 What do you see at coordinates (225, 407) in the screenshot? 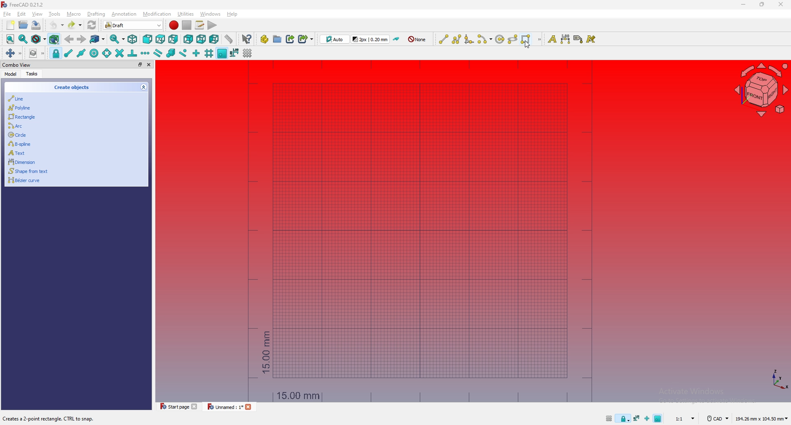
I see `unnamed : 1*` at bounding box center [225, 407].